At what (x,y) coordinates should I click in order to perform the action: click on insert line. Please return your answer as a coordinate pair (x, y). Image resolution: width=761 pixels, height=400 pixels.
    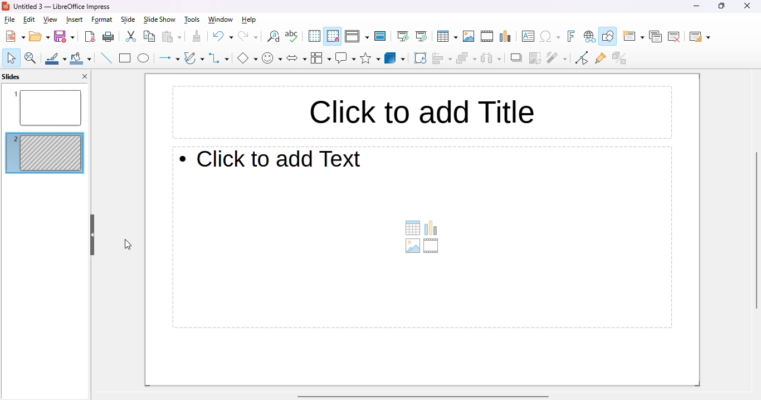
    Looking at the image, I should click on (106, 58).